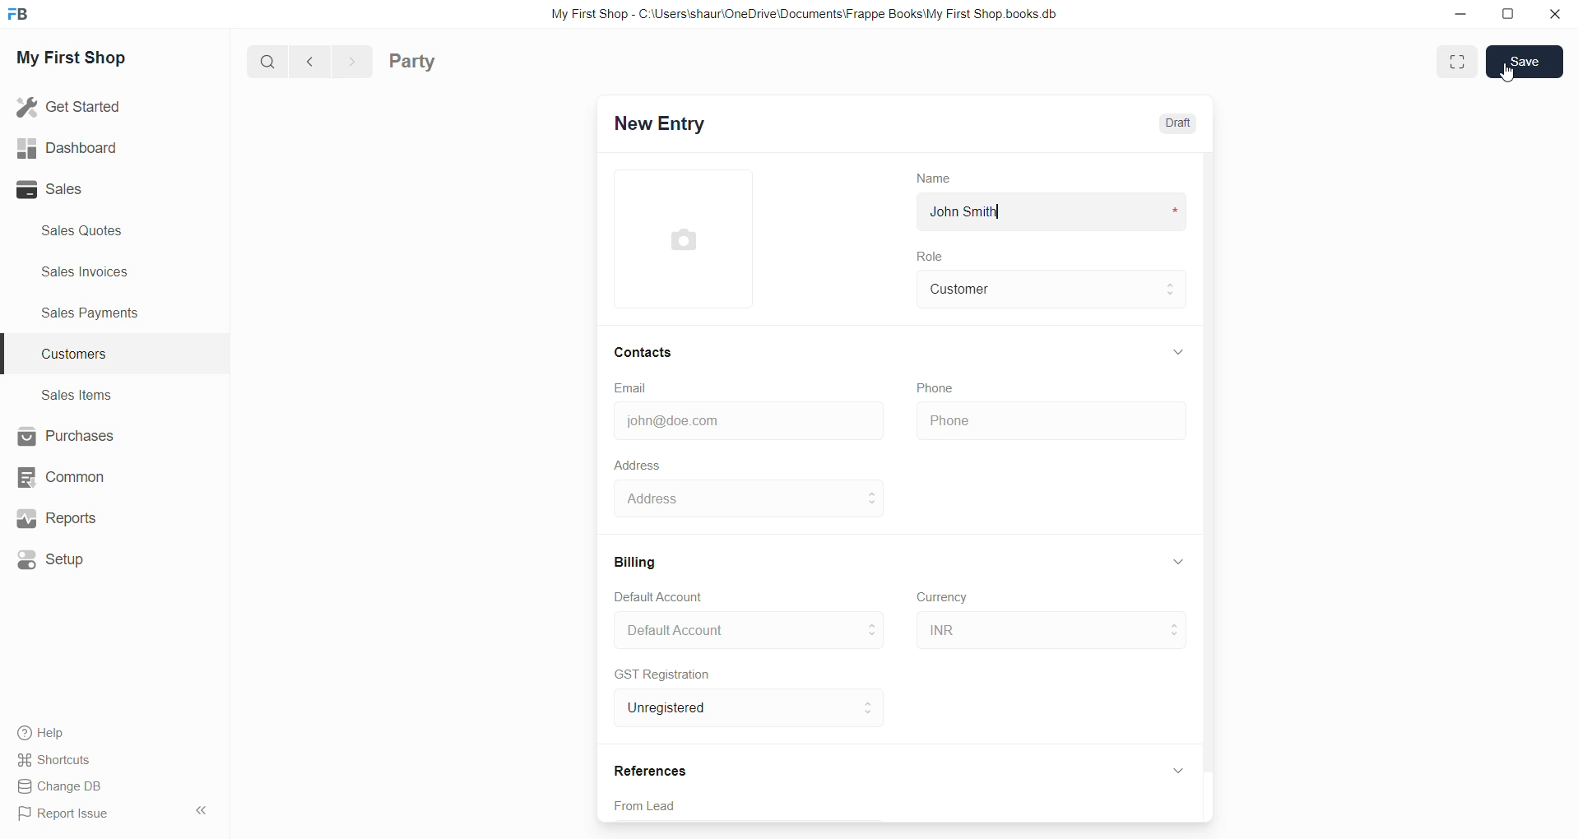  What do you see at coordinates (77, 394) in the screenshot?
I see `sales items` at bounding box center [77, 394].